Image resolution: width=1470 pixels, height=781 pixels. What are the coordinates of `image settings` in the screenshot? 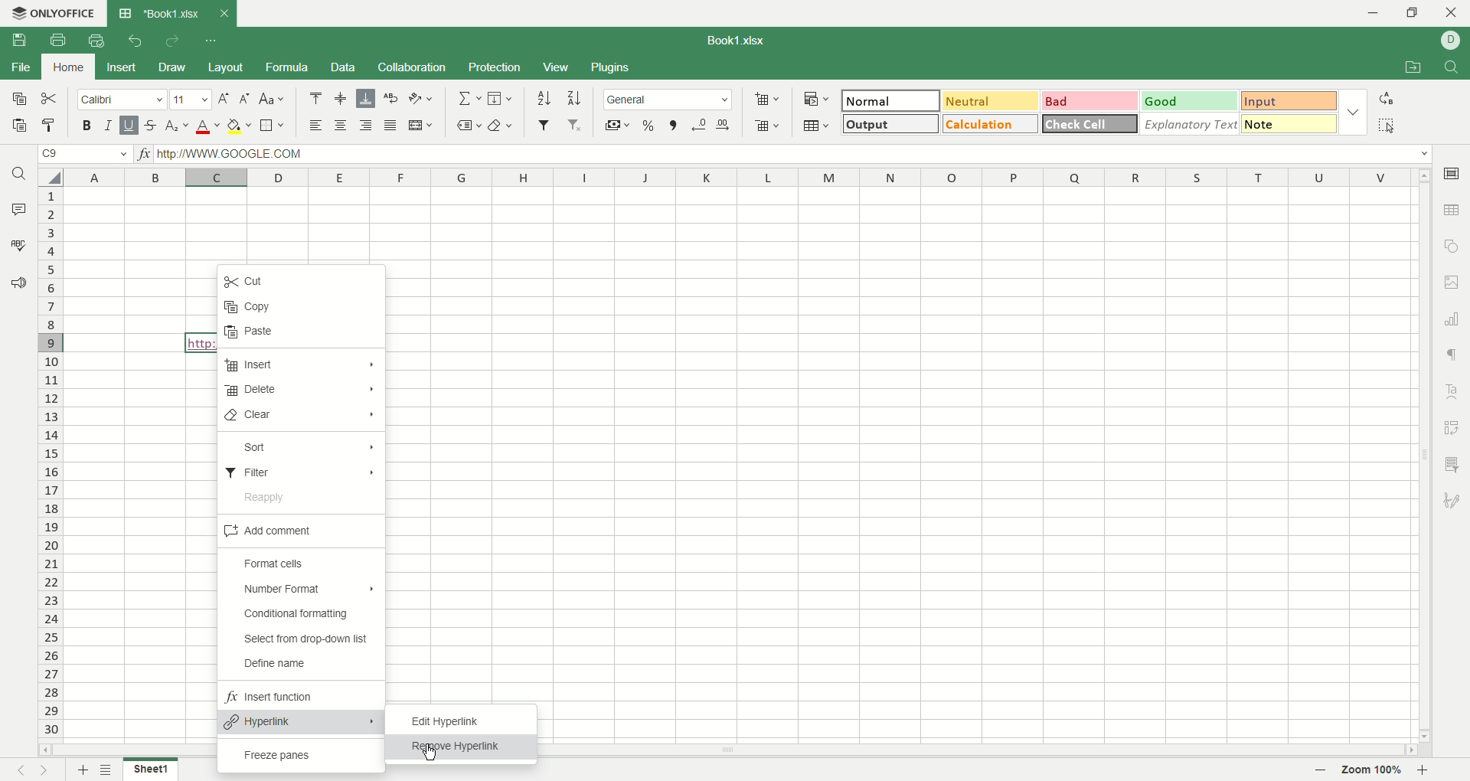 It's located at (1454, 283).